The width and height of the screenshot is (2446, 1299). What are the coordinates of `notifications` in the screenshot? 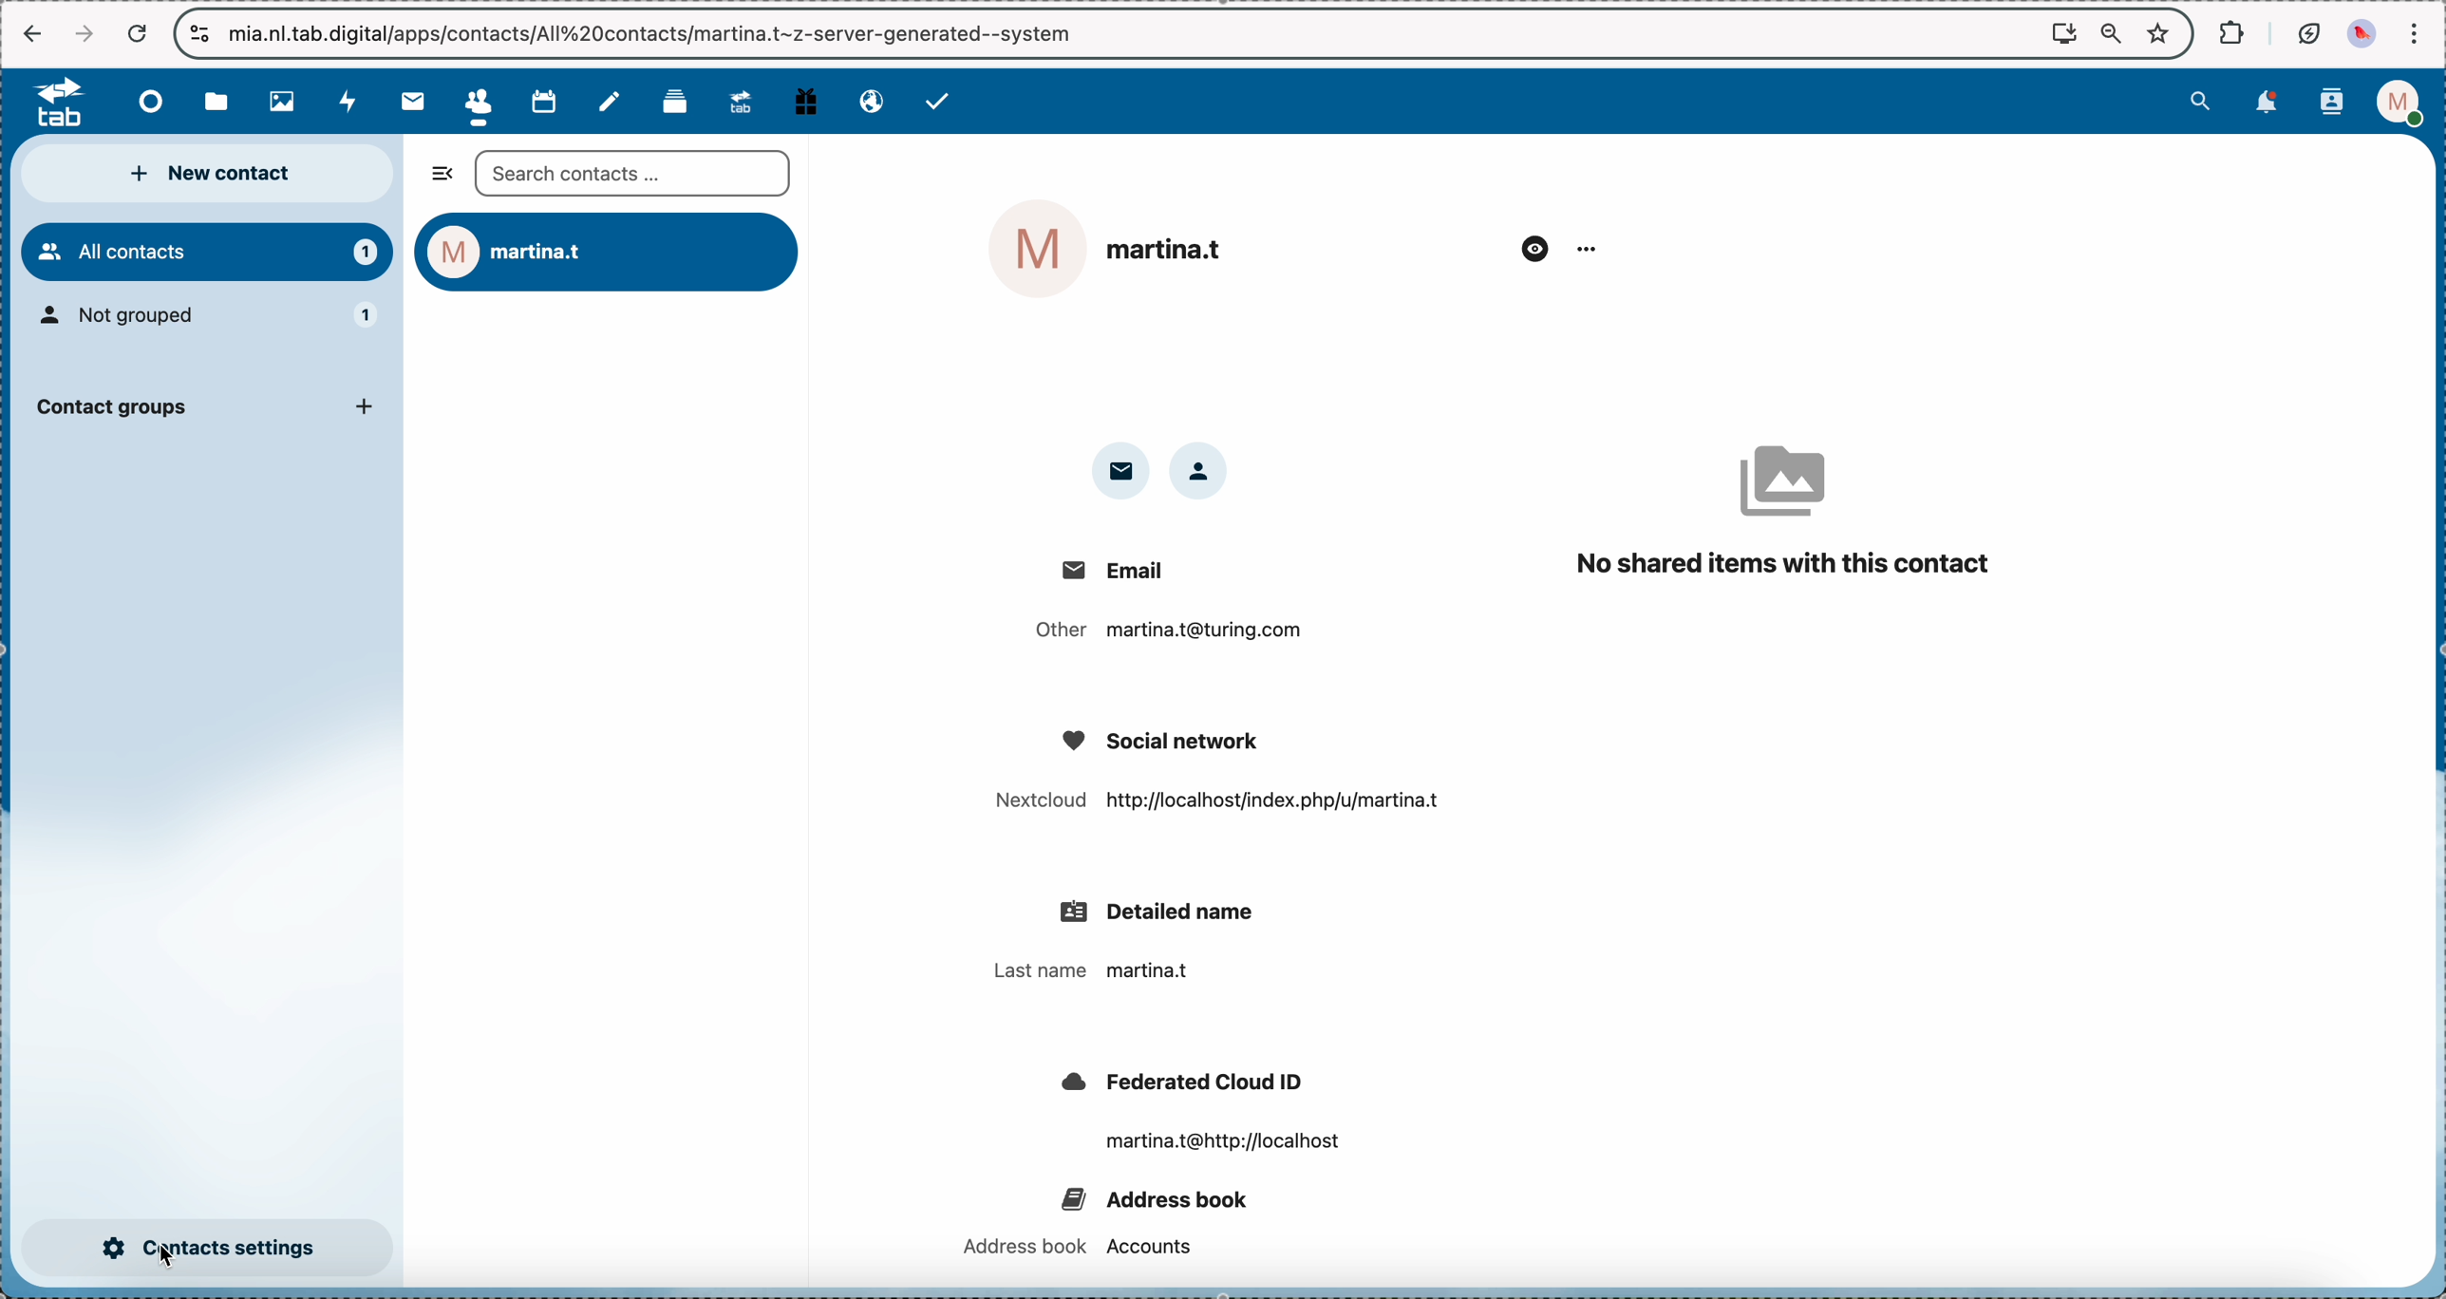 It's located at (2271, 103).